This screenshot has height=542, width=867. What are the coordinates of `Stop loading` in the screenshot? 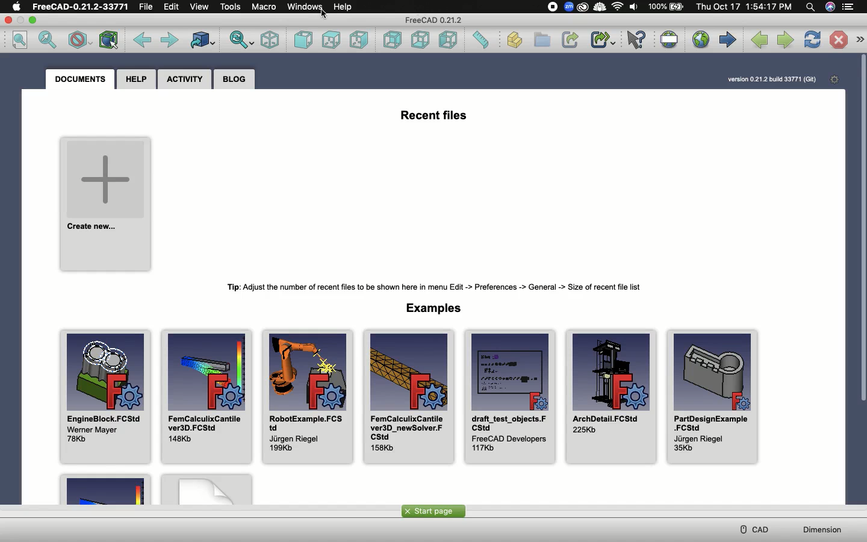 It's located at (838, 40).